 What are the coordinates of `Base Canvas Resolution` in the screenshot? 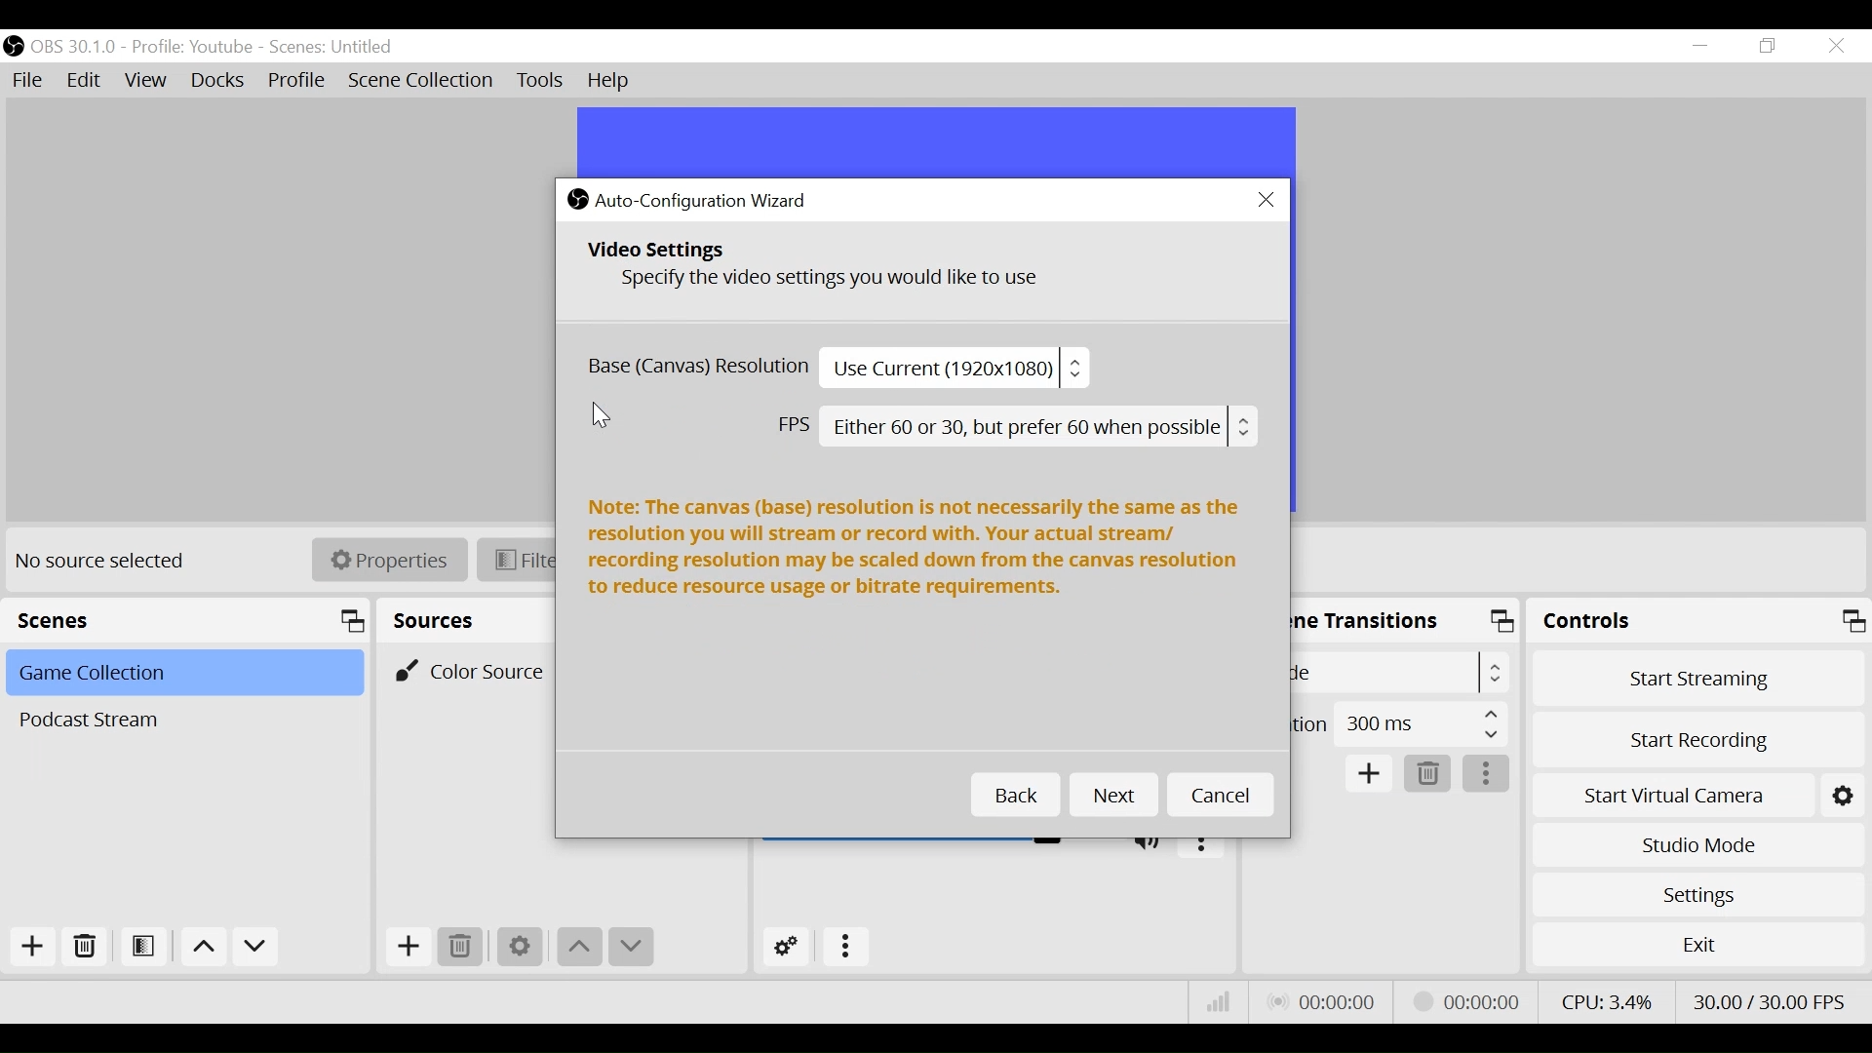 It's located at (836, 368).